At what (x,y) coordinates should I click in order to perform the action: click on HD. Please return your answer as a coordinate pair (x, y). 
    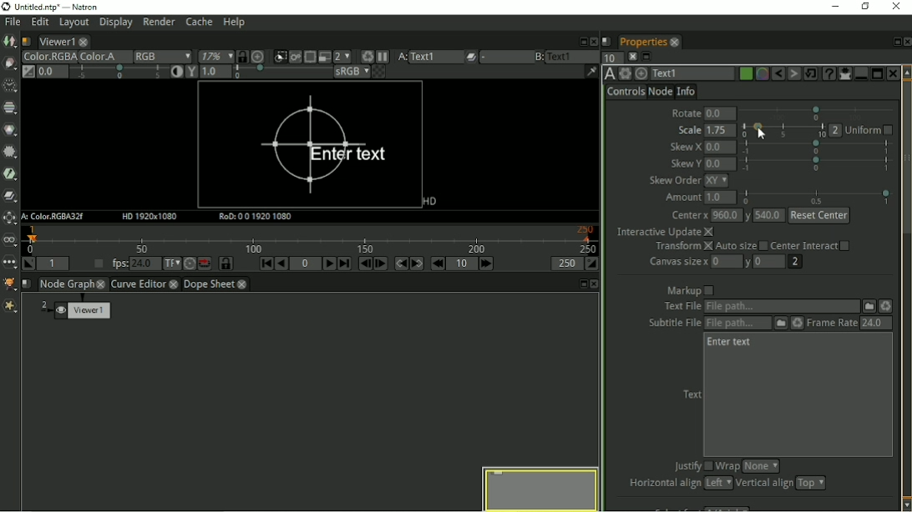
    Looking at the image, I should click on (430, 201).